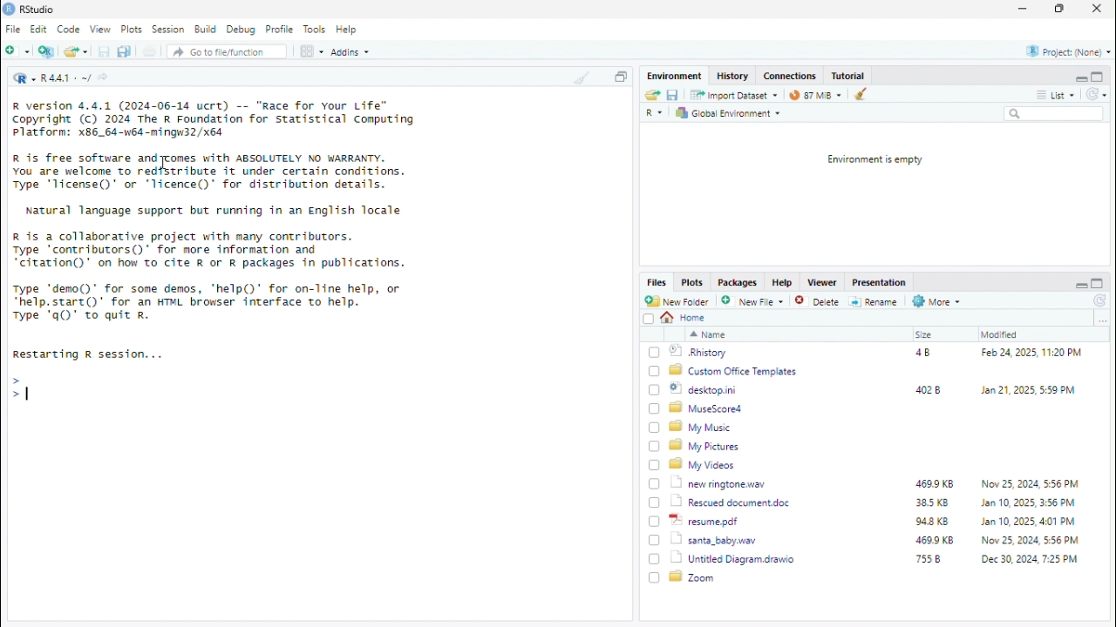 The image size is (1116, 627). Describe the element at coordinates (169, 29) in the screenshot. I see `Session` at that location.